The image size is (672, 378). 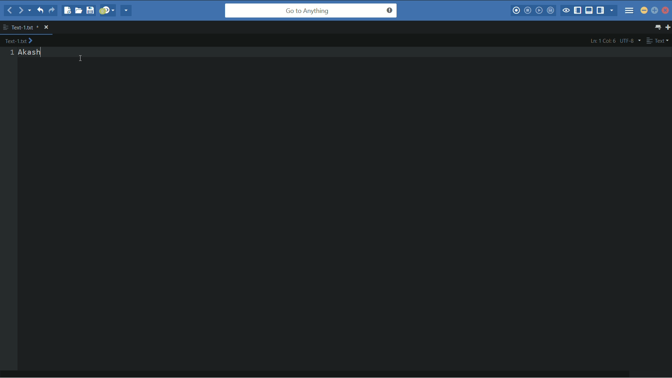 I want to click on jump to next syntax checking result, so click(x=107, y=10).